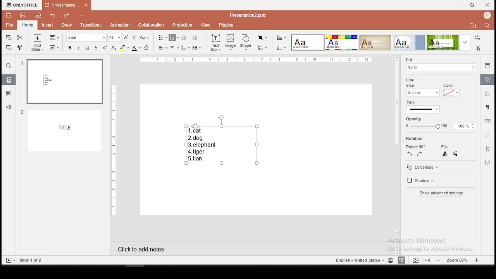 The height and width of the screenshot is (279, 496). Describe the element at coordinates (487, 93) in the screenshot. I see `image settings` at that location.